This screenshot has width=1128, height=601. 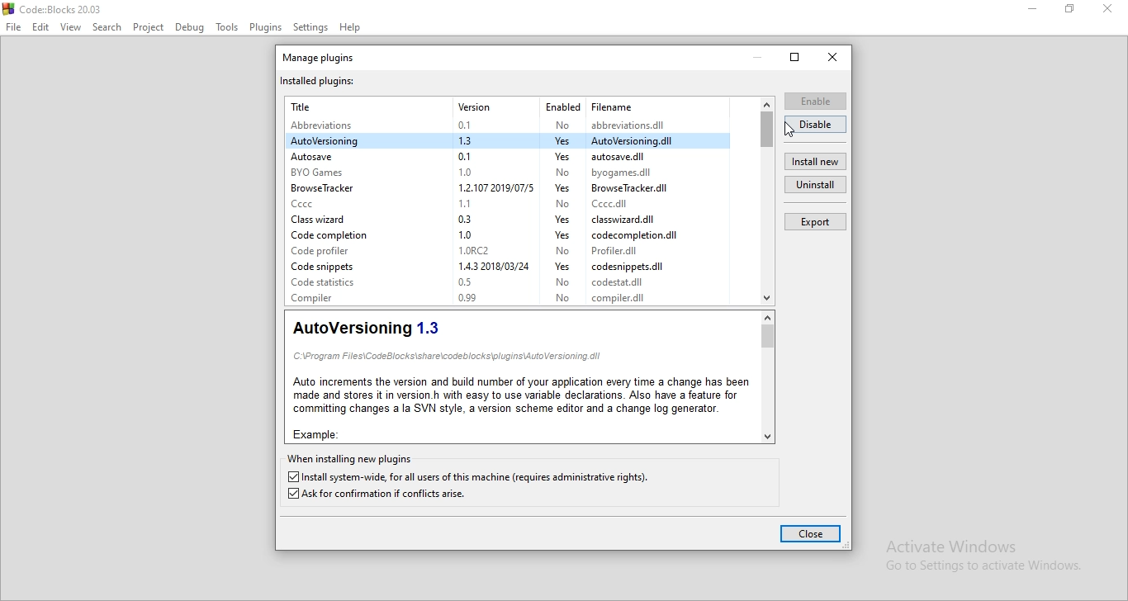 What do you see at coordinates (470, 123) in the screenshot?
I see `0.1` at bounding box center [470, 123].